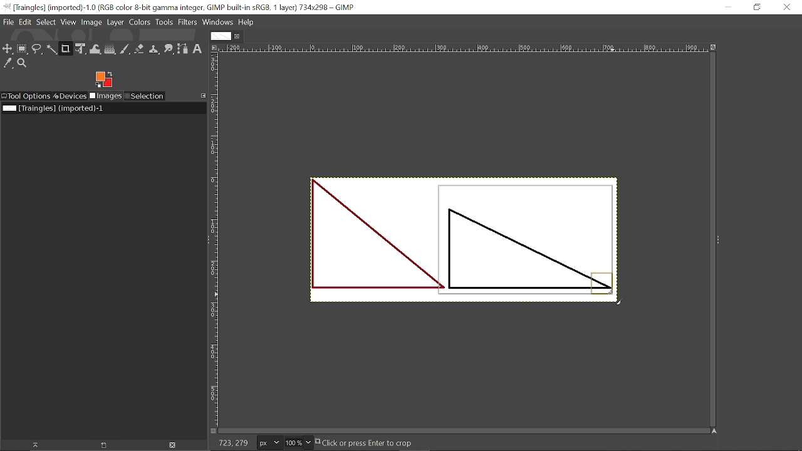 The width and height of the screenshot is (802, 451). What do you see at coordinates (246, 22) in the screenshot?
I see `Help` at bounding box center [246, 22].